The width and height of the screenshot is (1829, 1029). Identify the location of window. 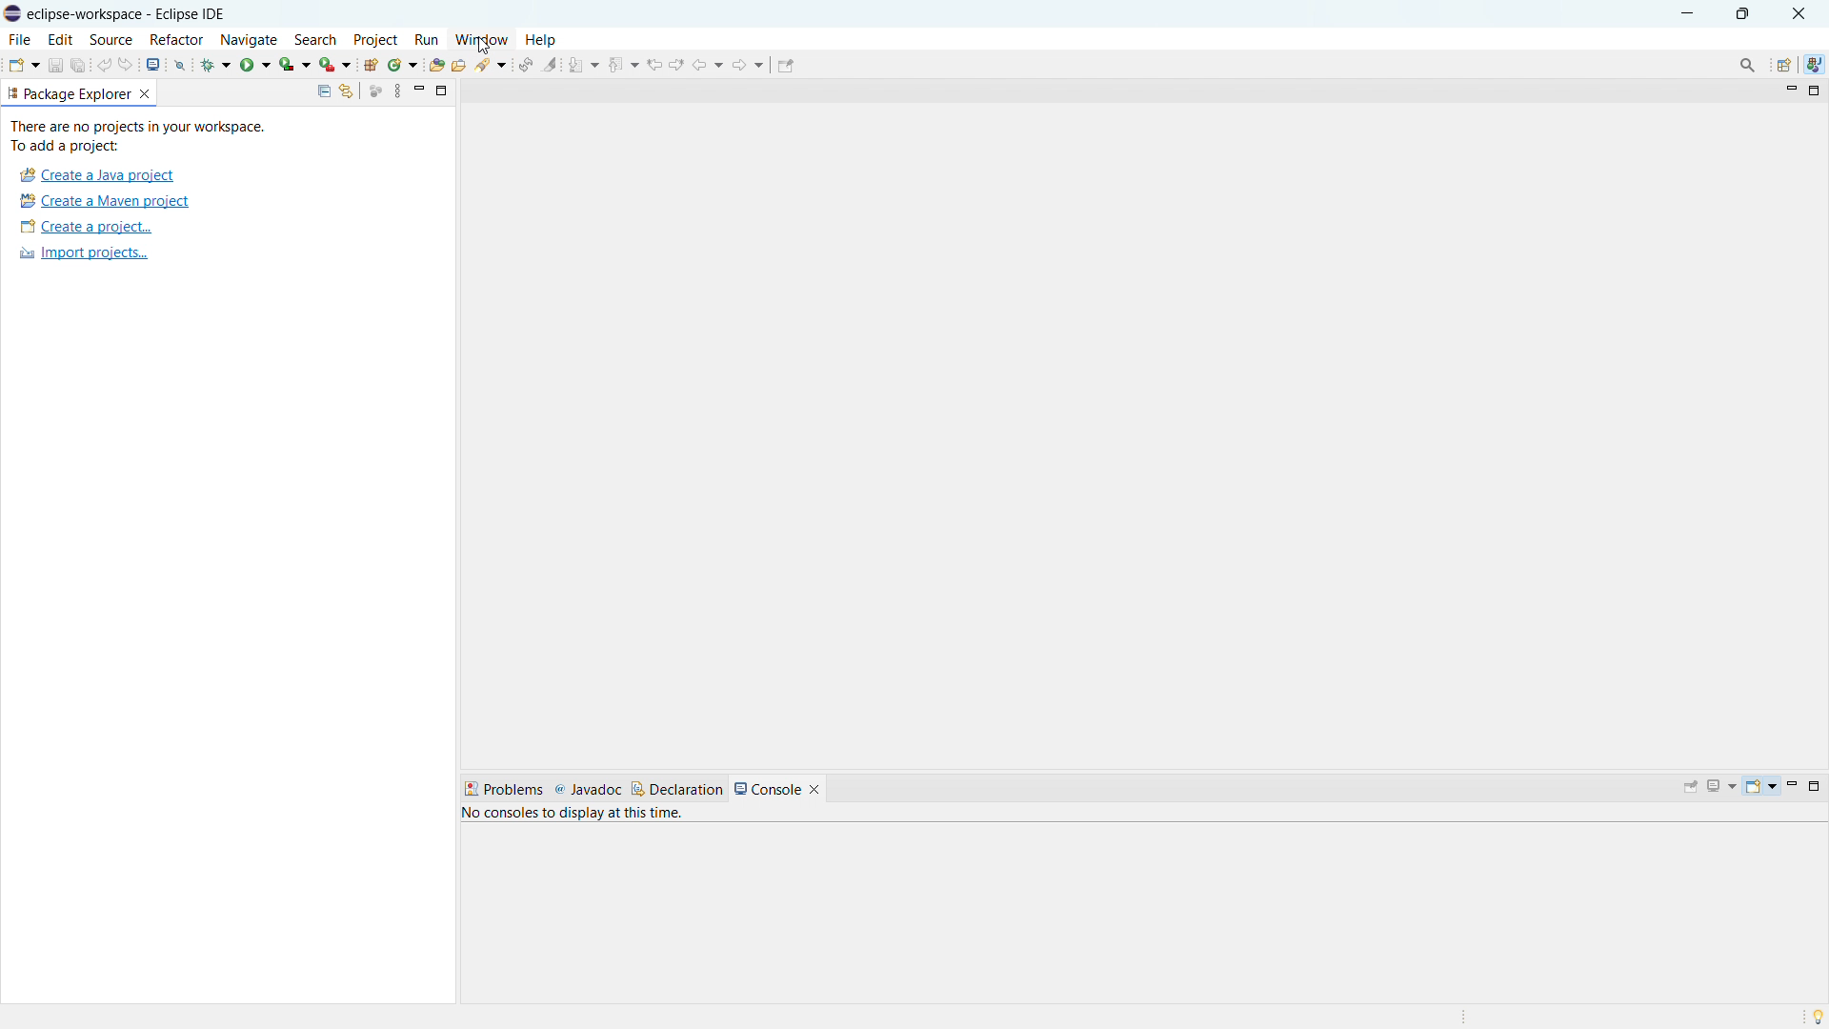
(480, 39).